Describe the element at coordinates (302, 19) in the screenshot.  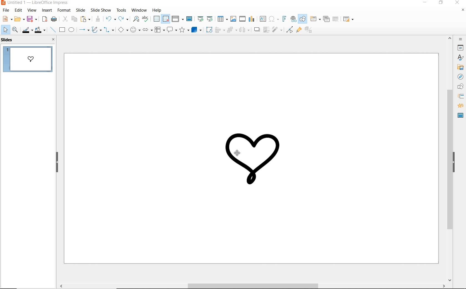
I see `show draw functions` at that location.